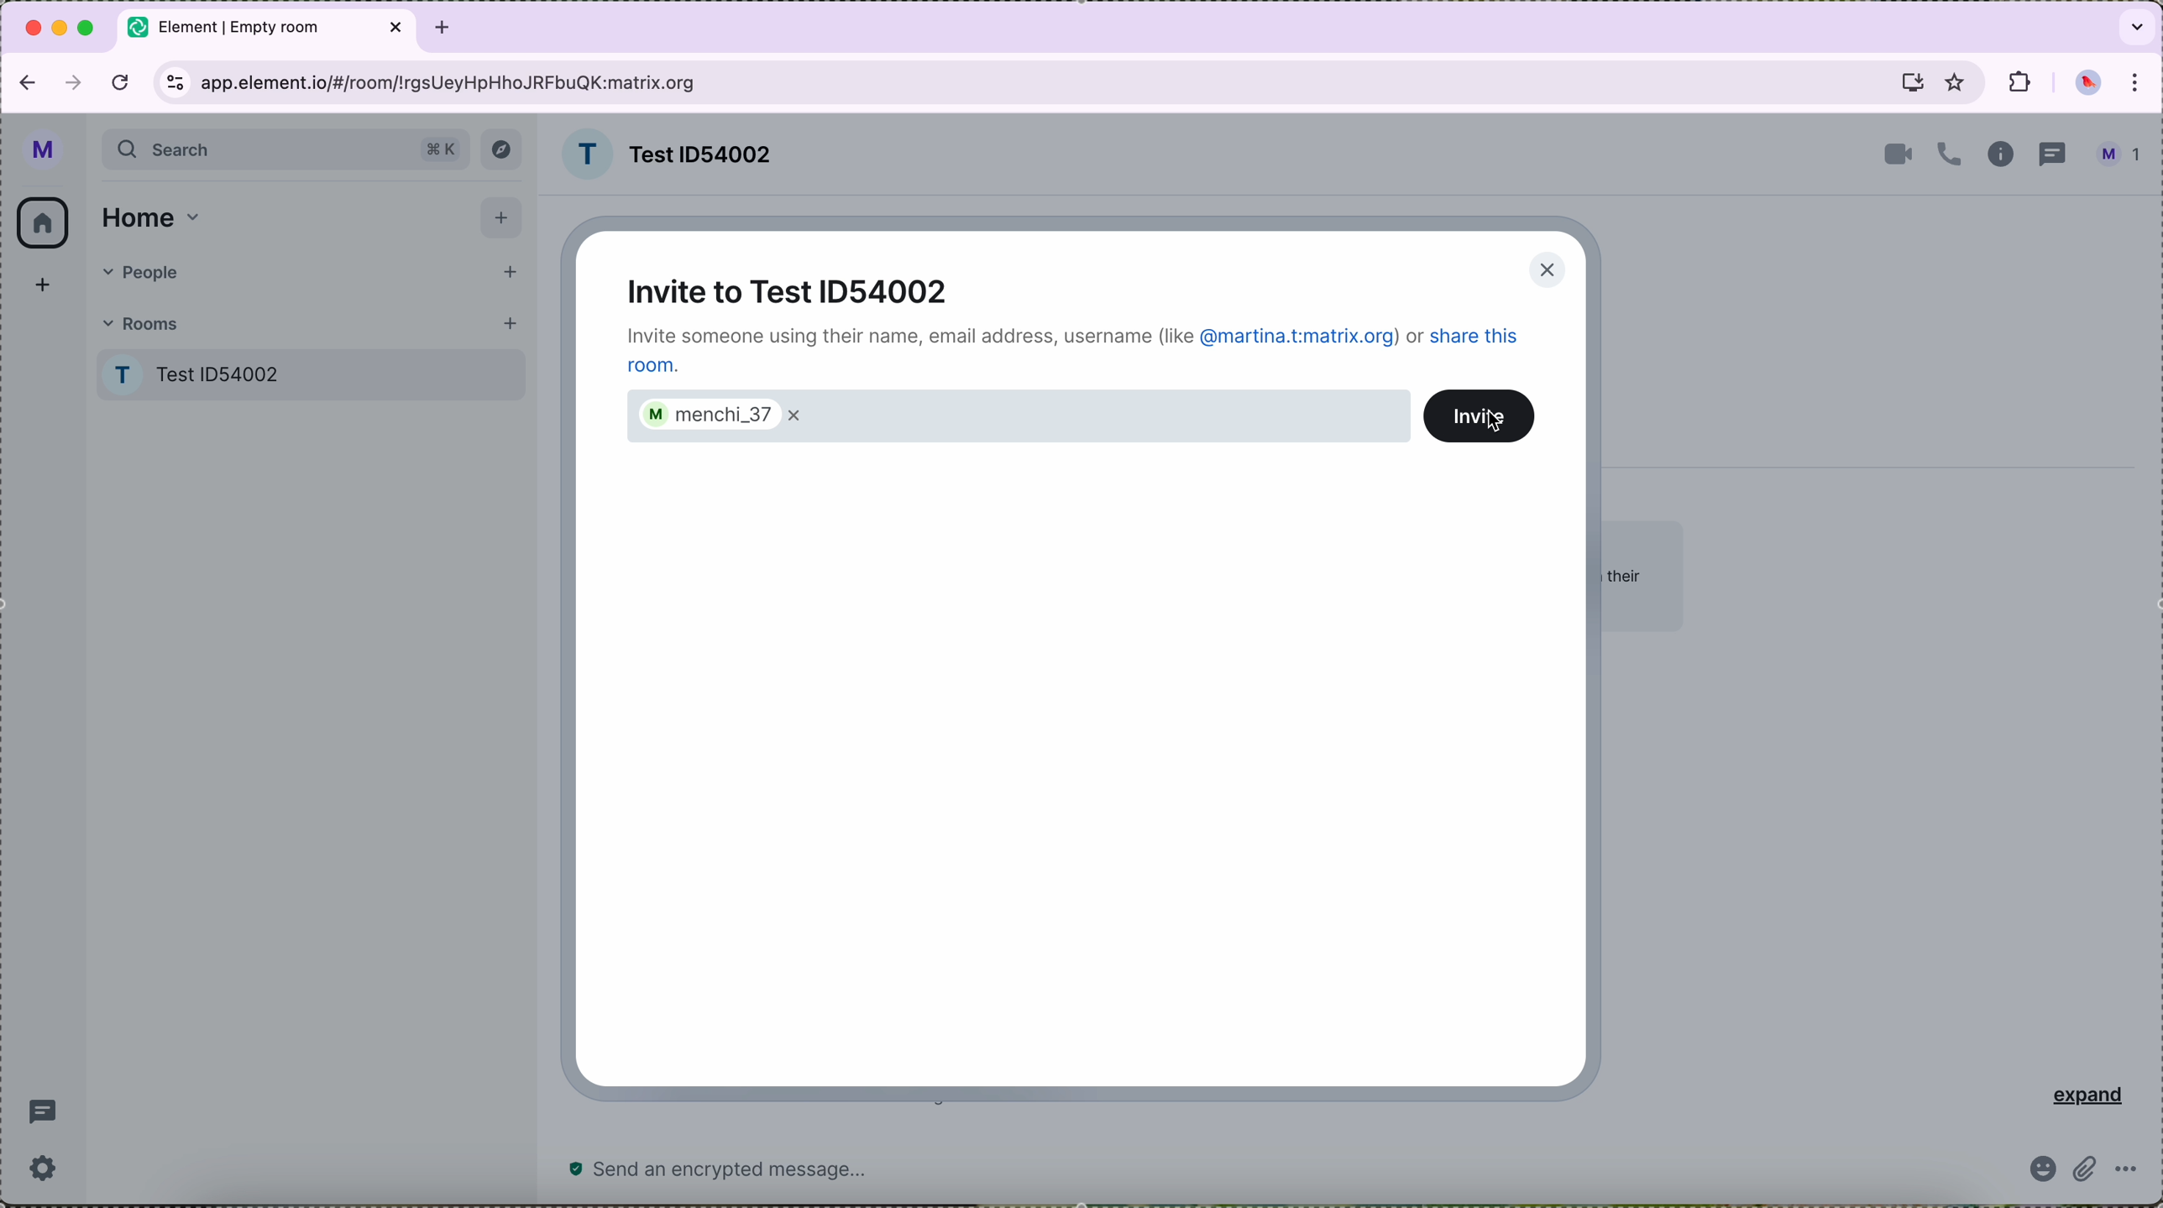 This screenshot has height=1208, width=2163. Describe the element at coordinates (34, 27) in the screenshot. I see `close Google Chrome` at that location.